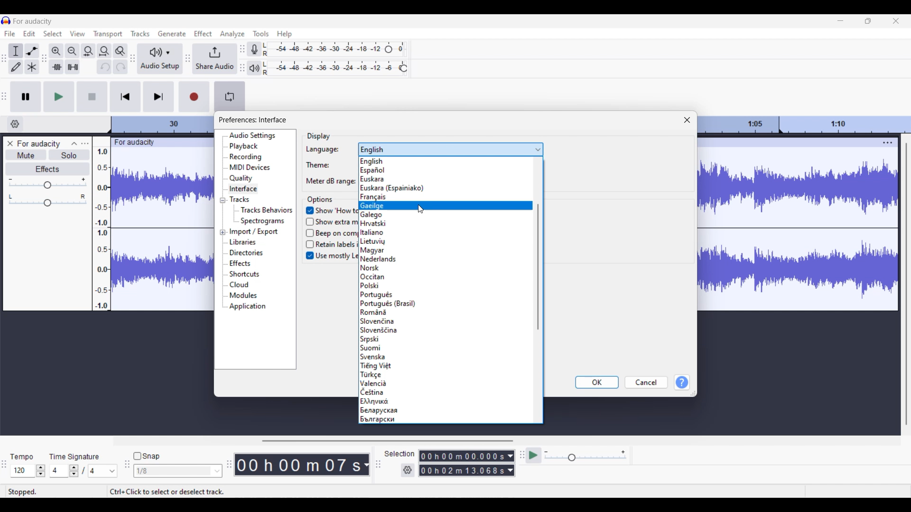 The image size is (911, 512). I want to click on Pan scale, so click(47, 200).